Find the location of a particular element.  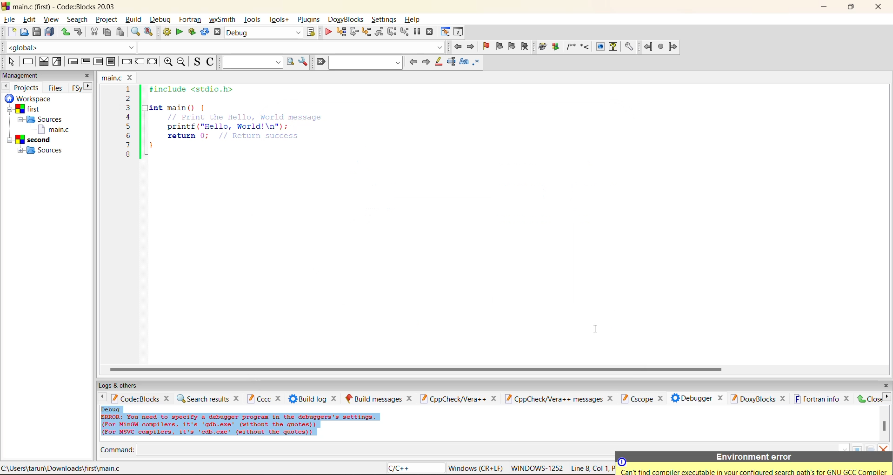

7 is located at coordinates (128, 145).